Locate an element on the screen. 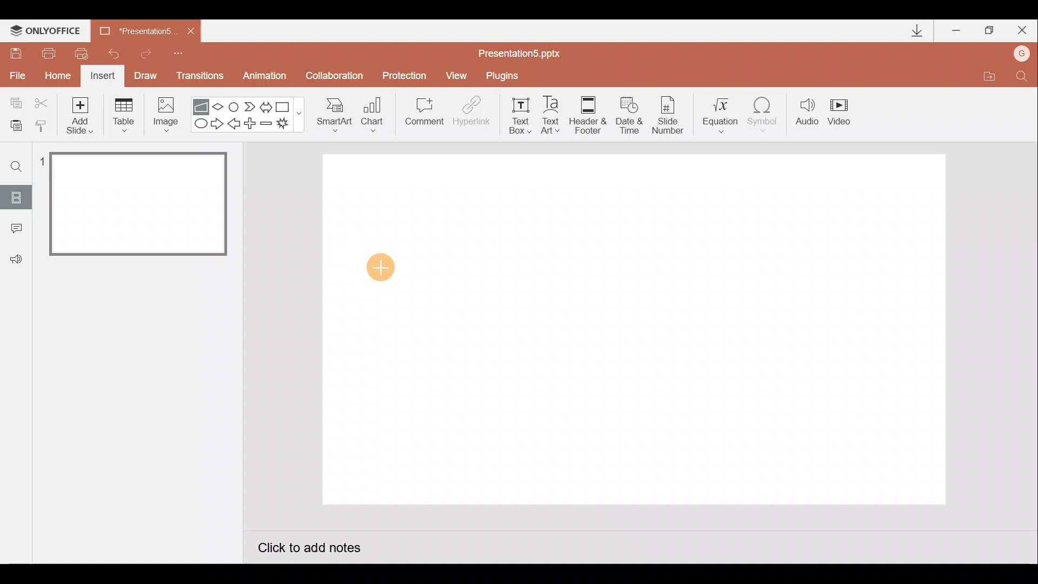  Feedback & support is located at coordinates (17, 258).